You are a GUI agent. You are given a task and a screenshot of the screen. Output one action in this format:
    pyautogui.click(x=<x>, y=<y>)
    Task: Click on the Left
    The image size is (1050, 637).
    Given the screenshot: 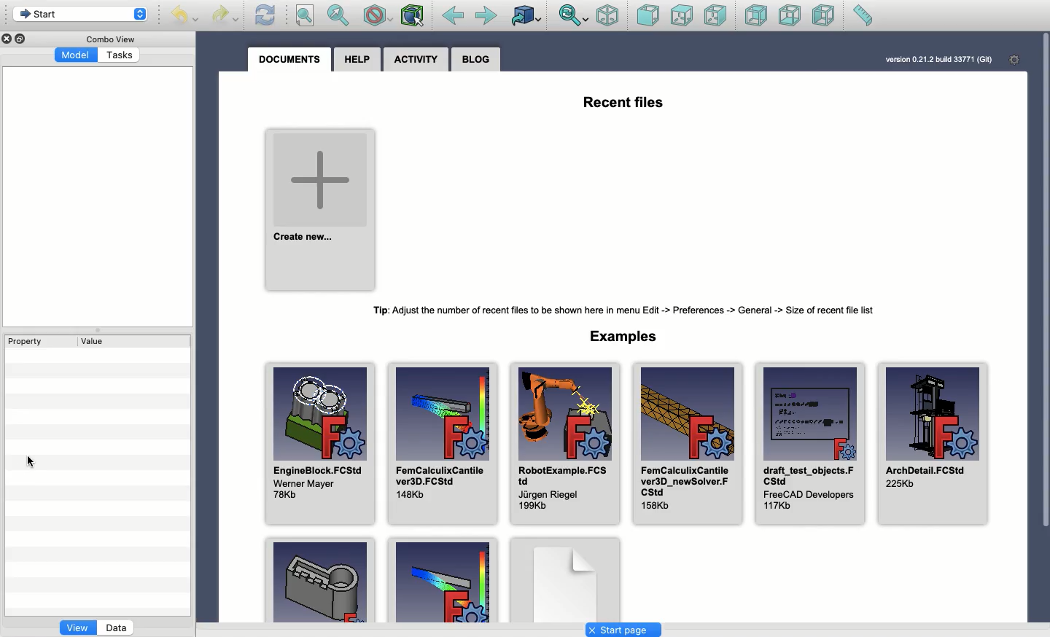 What is the action you would take?
    pyautogui.click(x=825, y=17)
    